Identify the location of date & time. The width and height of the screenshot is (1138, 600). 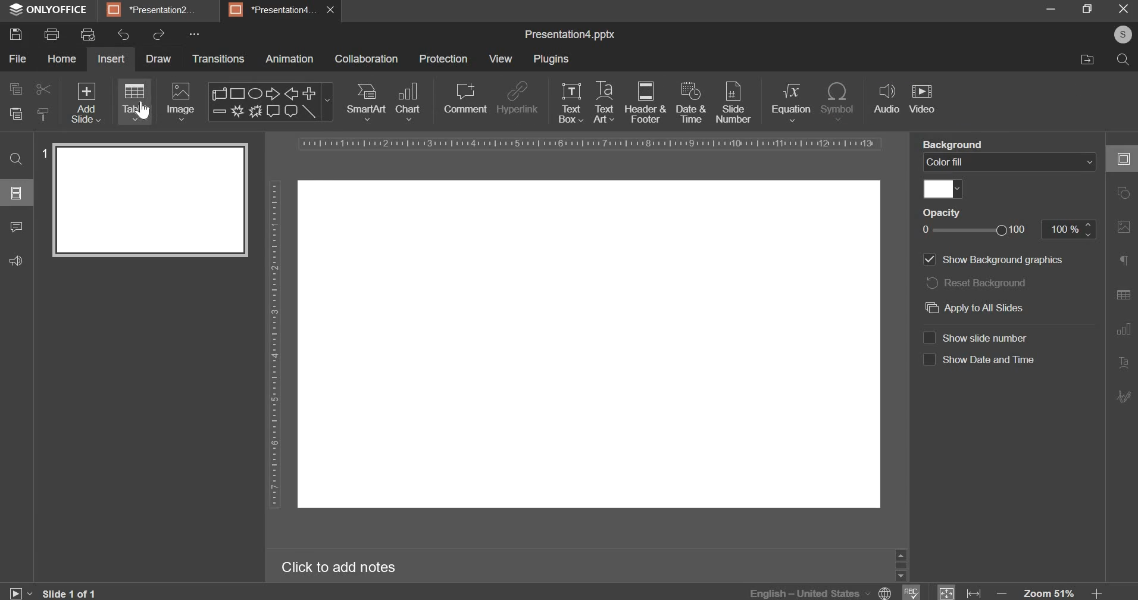
(690, 102).